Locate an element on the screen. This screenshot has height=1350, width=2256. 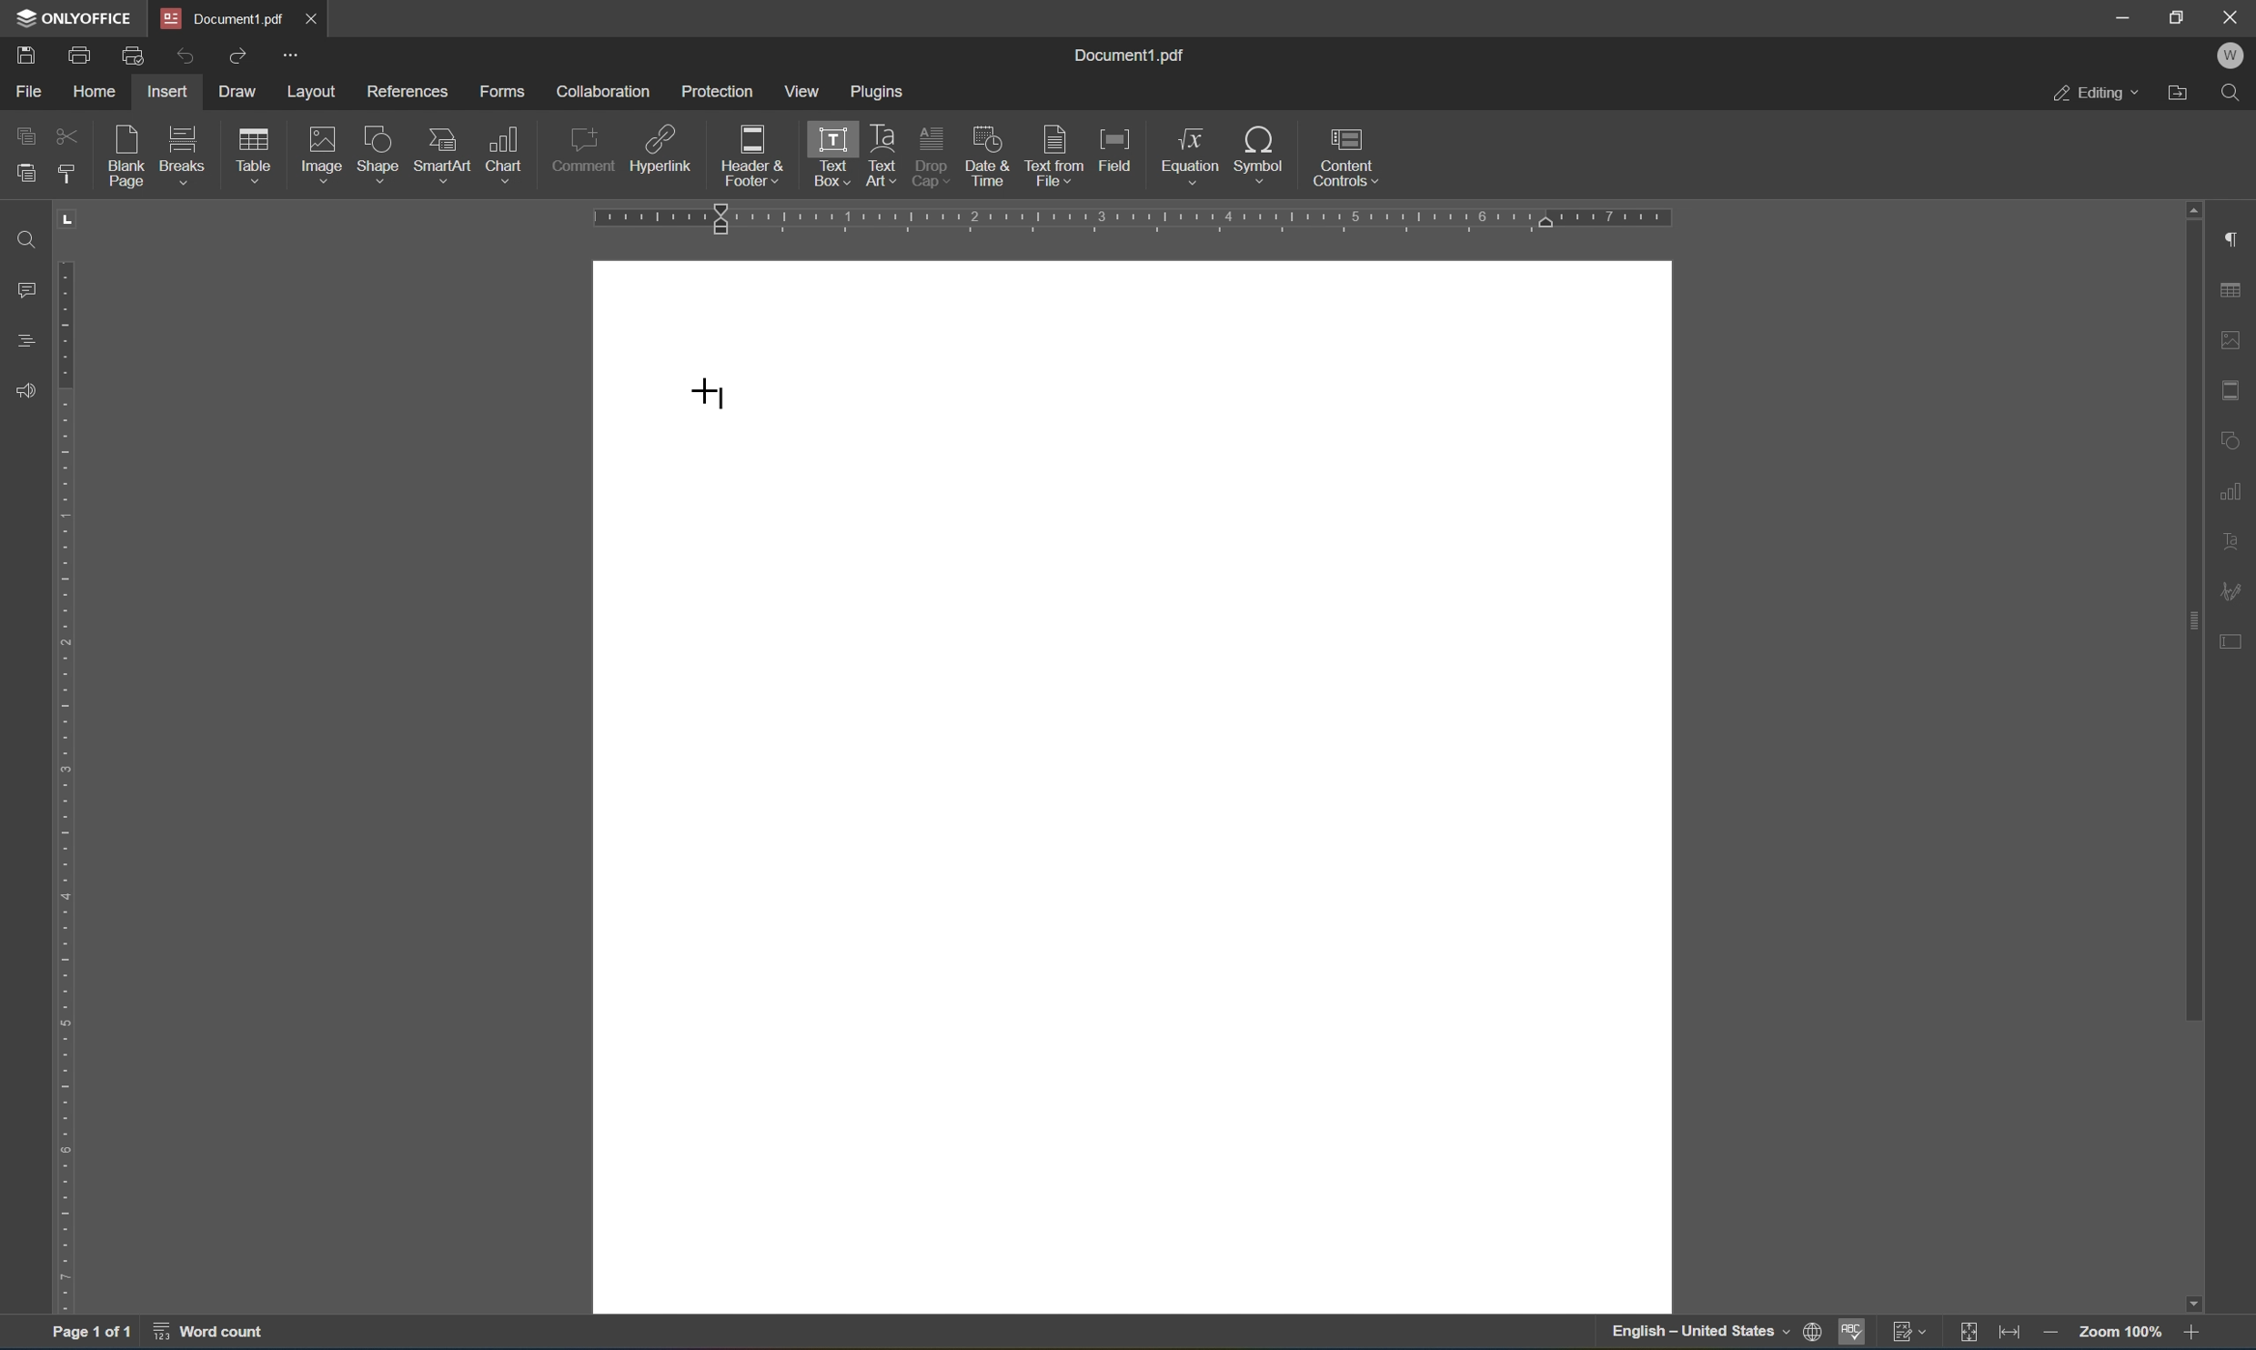
breaks is located at coordinates (187, 155).